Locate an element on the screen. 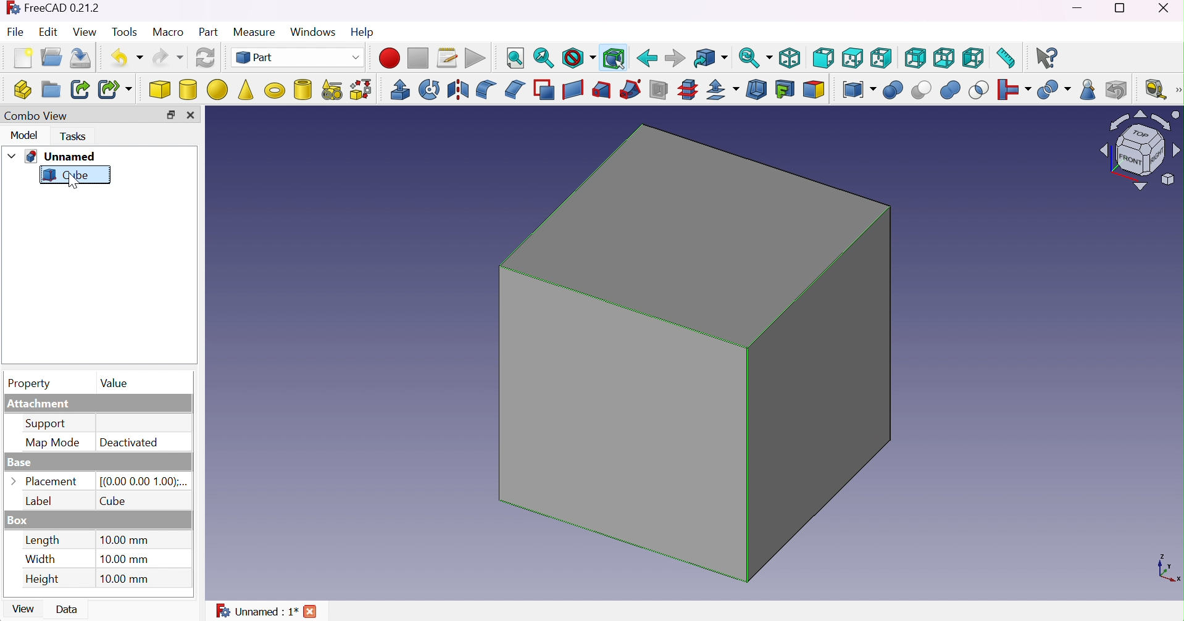 This screenshot has width=1184, height=621. Deactivated is located at coordinates (128, 443).